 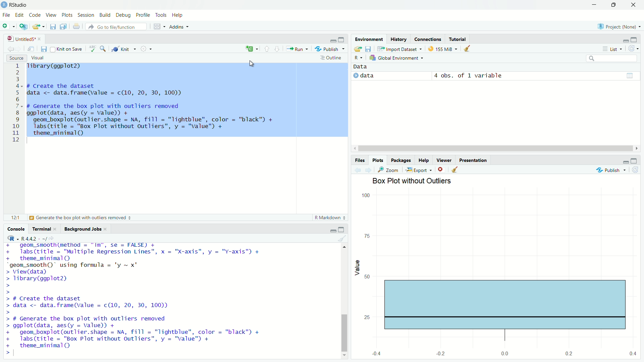 I want to click on + Addins ~, so click(x=177, y=26).